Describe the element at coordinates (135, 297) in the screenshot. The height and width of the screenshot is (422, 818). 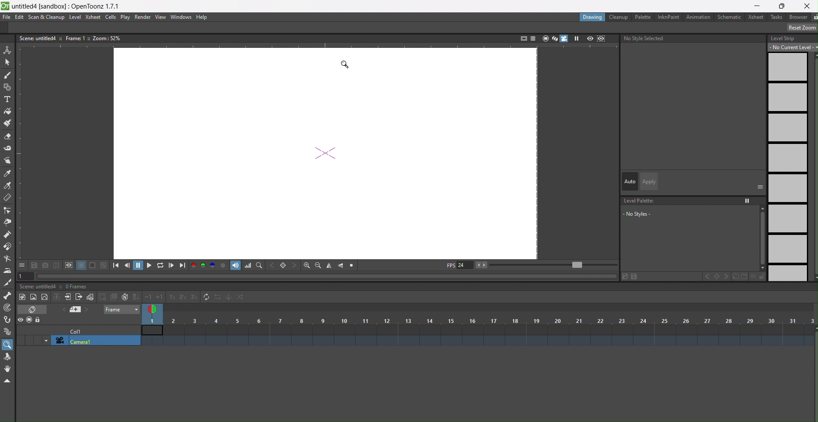
I see `` at that location.